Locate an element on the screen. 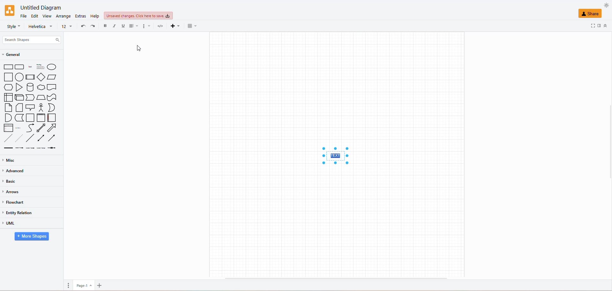 Image resolution: width=612 pixels, height=291 pixels. collapse is located at coordinates (606, 25).